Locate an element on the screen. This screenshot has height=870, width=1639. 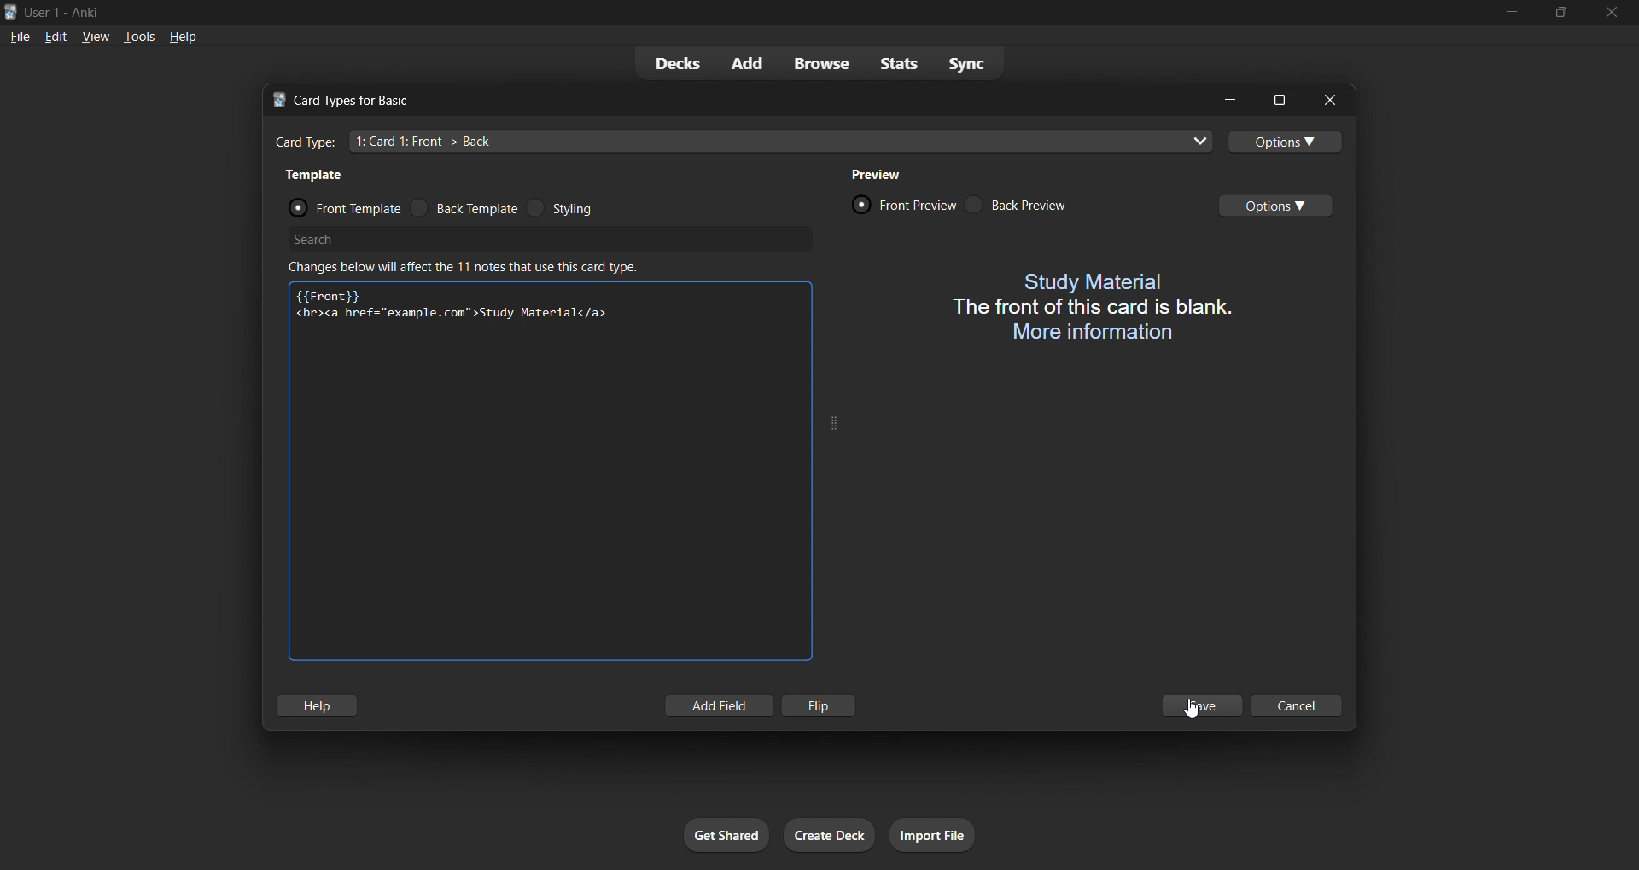
flip is located at coordinates (824, 704).